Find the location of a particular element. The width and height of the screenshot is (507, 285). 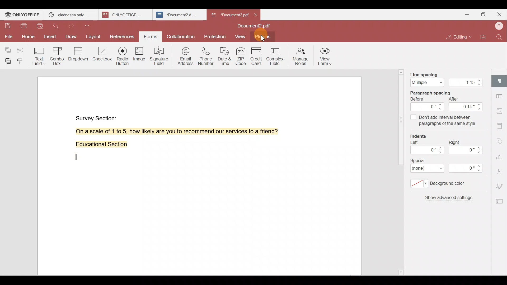

Save is located at coordinates (8, 27).